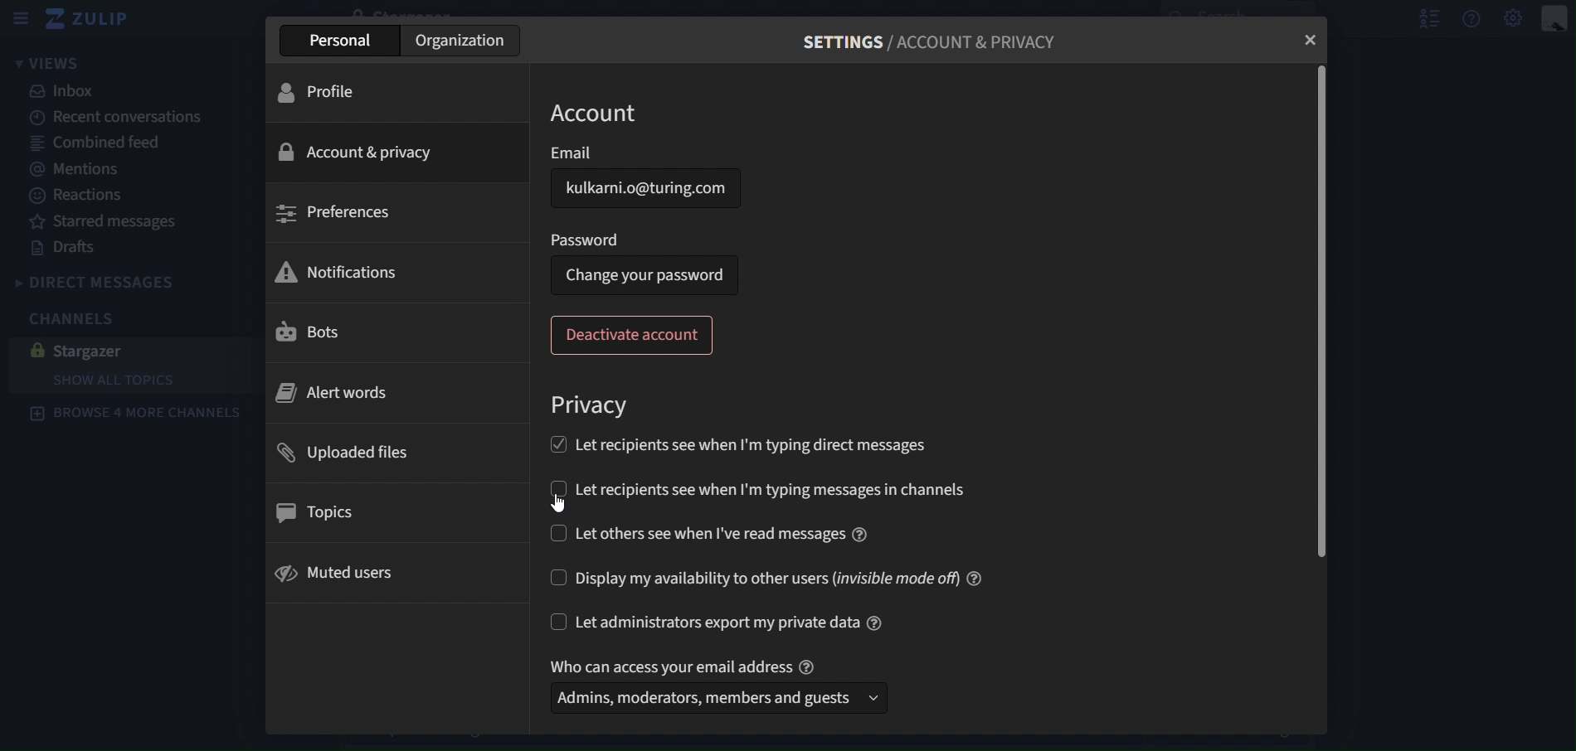  Describe the element at coordinates (335, 572) in the screenshot. I see `muted users` at that location.